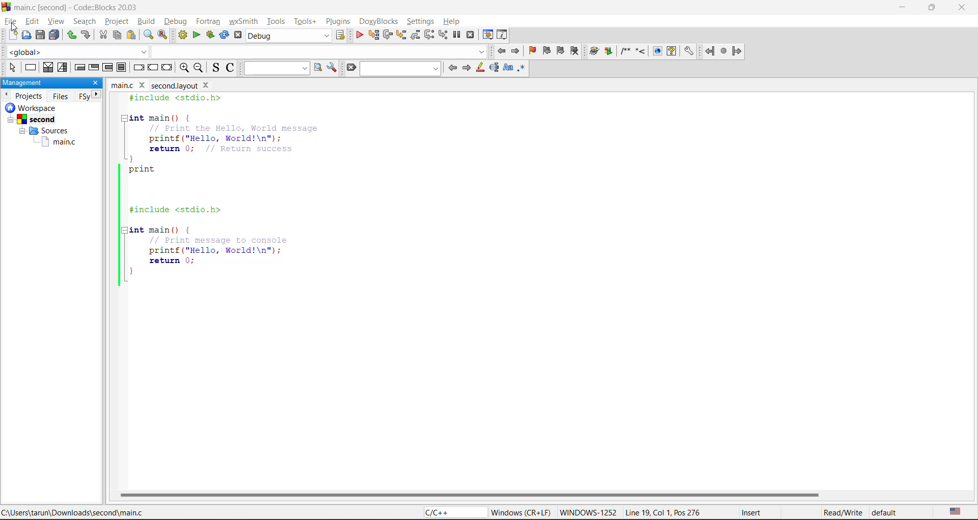  I want to click on build, so click(182, 35).